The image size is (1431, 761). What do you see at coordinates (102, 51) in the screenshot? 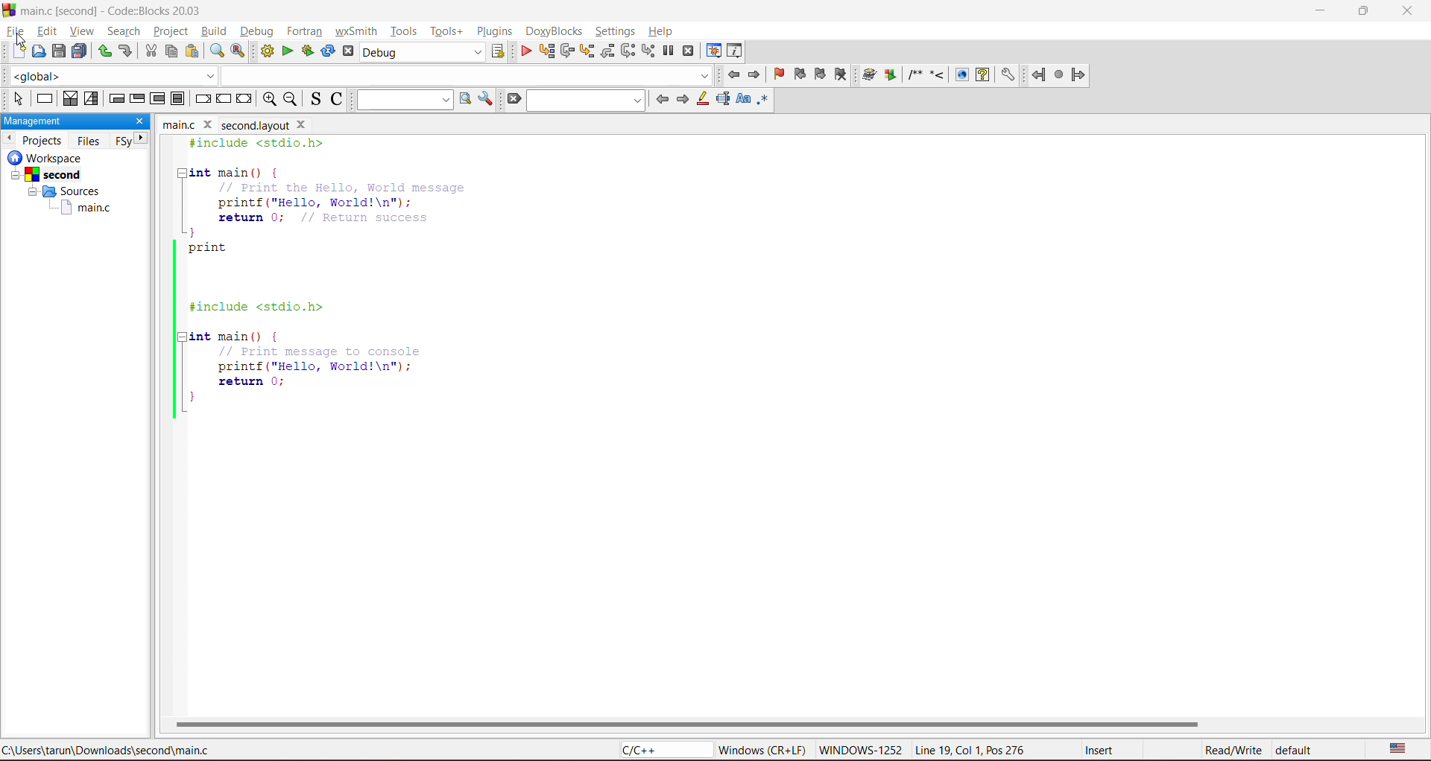
I see `undo` at bounding box center [102, 51].